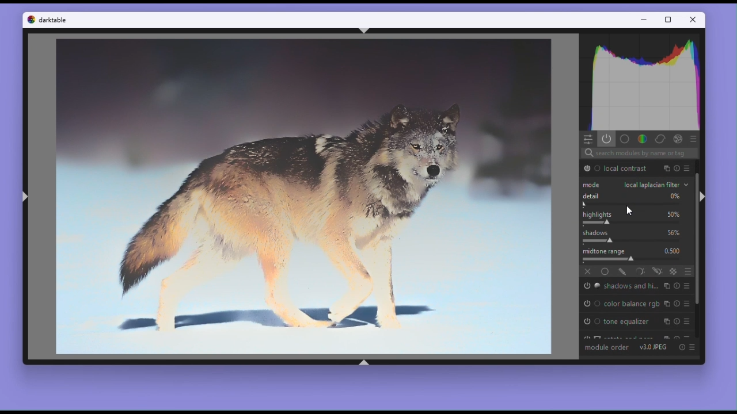 The image size is (737, 414). What do you see at coordinates (677, 304) in the screenshot?
I see `` at bounding box center [677, 304].